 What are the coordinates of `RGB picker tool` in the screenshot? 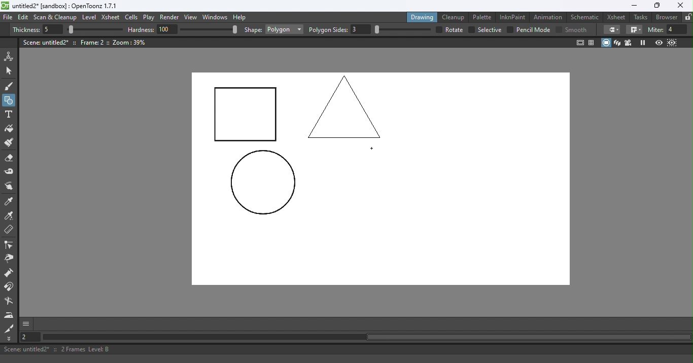 It's located at (11, 216).